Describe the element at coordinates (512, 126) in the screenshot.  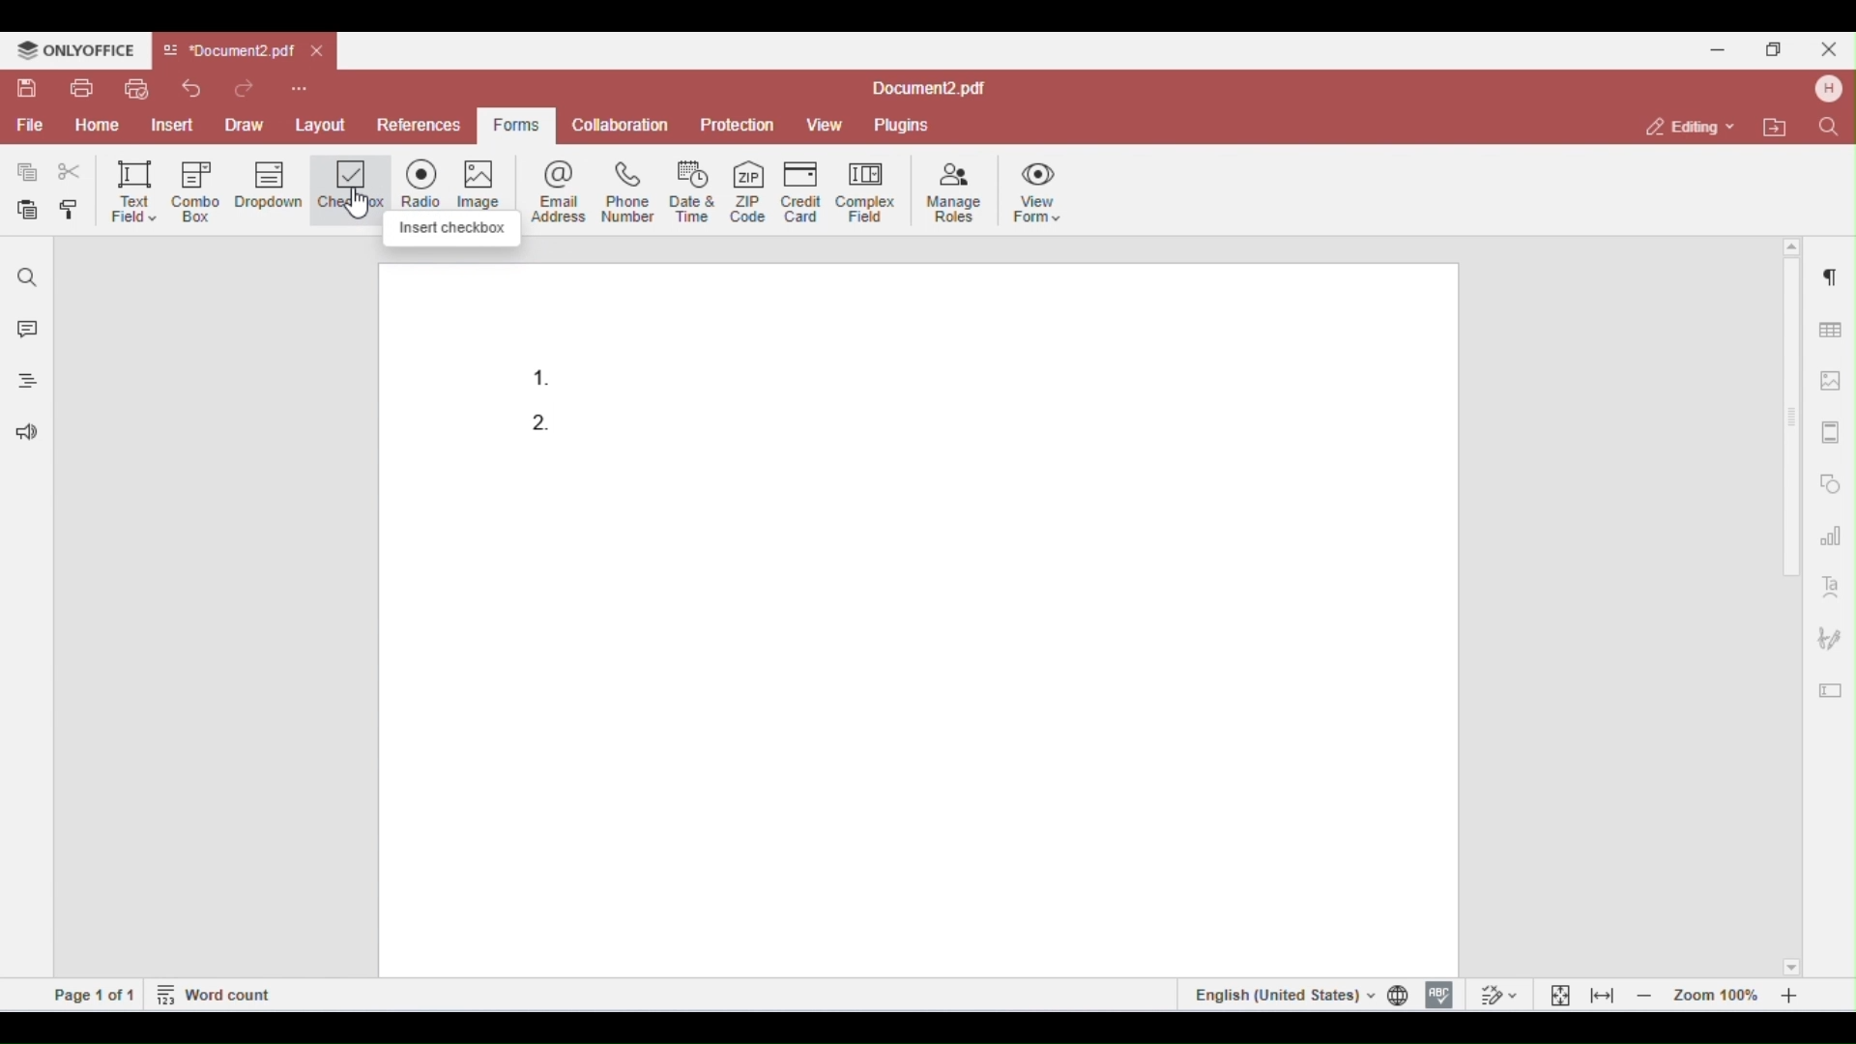
I see `forms` at that location.